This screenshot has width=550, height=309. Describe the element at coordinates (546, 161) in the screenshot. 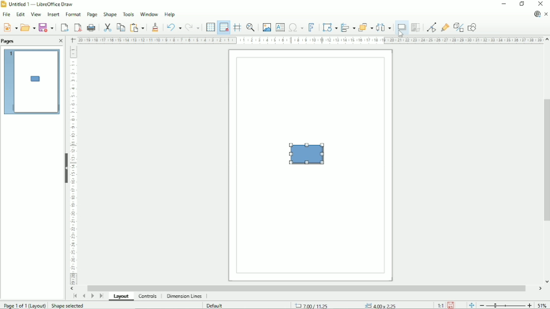

I see `Vertical scrollbar` at that location.